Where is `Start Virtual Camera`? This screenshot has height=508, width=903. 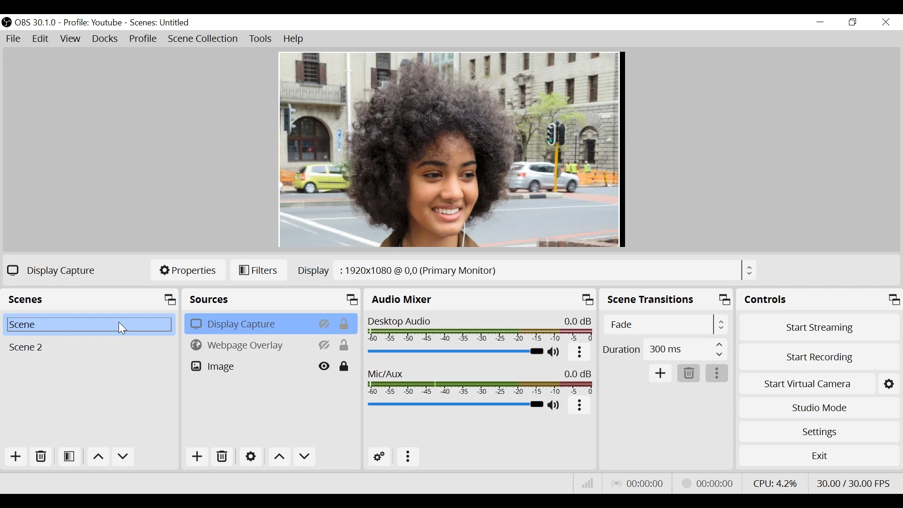
Start Virtual Camera is located at coordinates (807, 384).